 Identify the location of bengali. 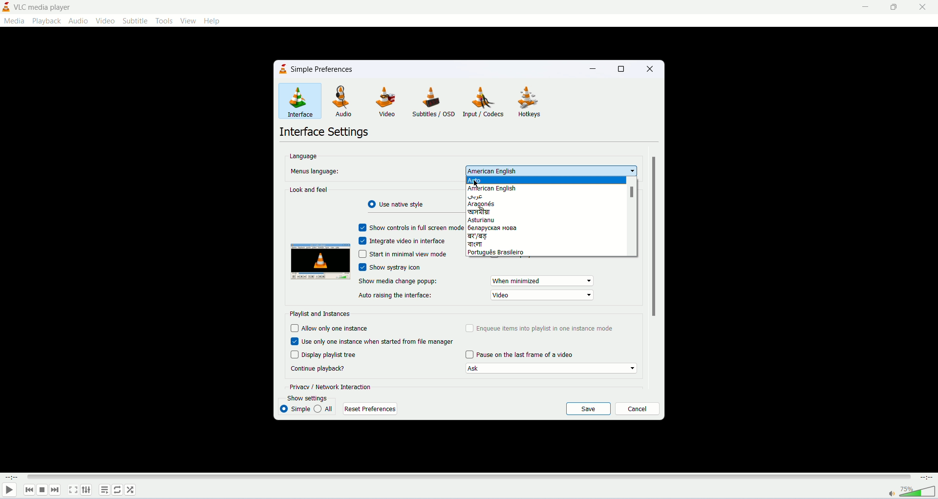
(547, 244).